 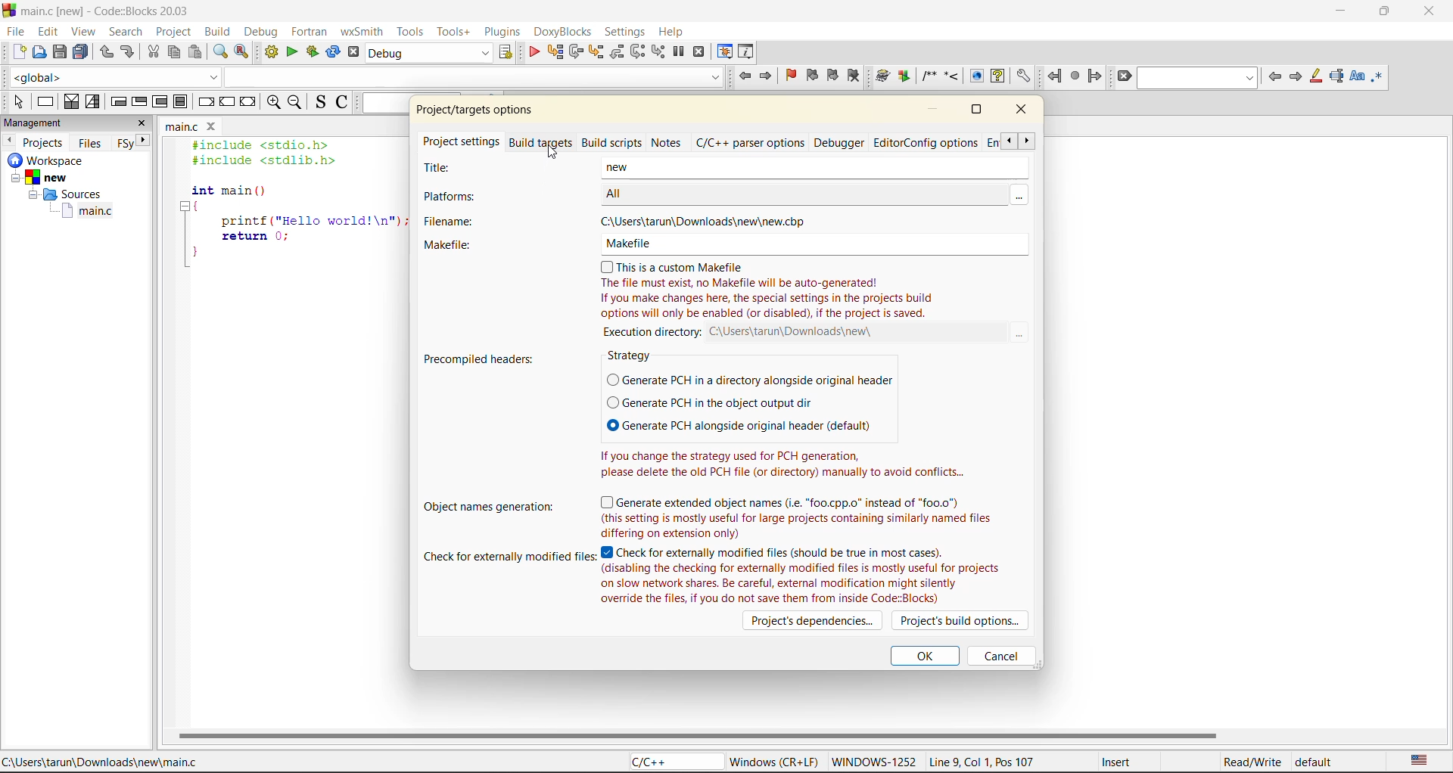 I want to click on step into, so click(x=596, y=54).